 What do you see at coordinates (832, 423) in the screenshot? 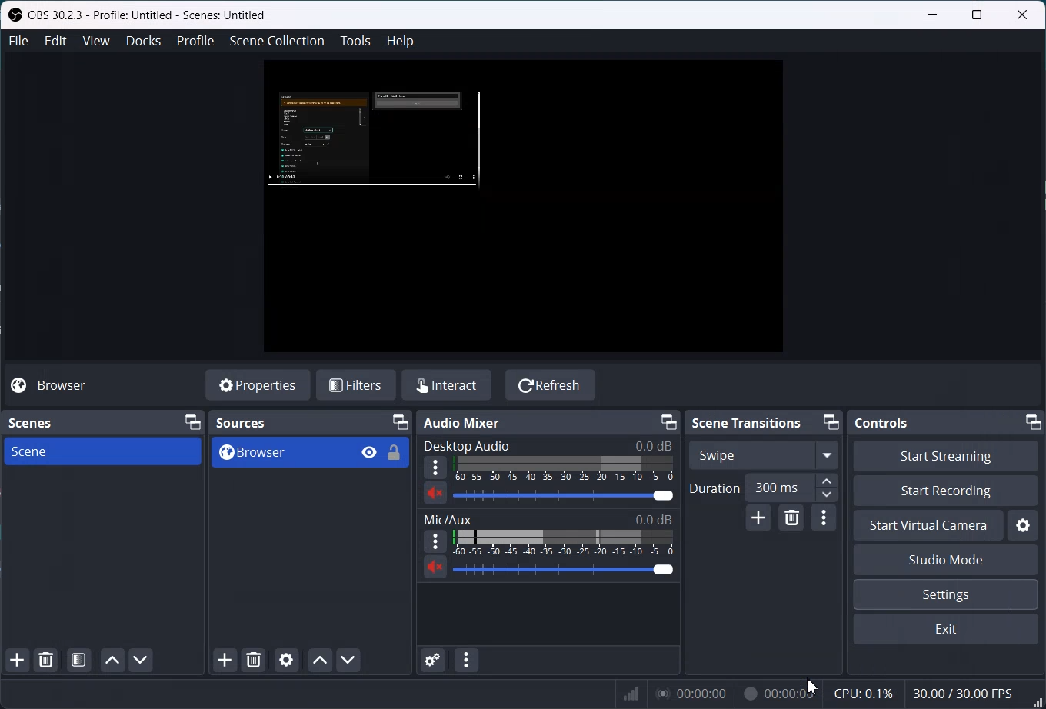
I see `Minimize` at bounding box center [832, 423].